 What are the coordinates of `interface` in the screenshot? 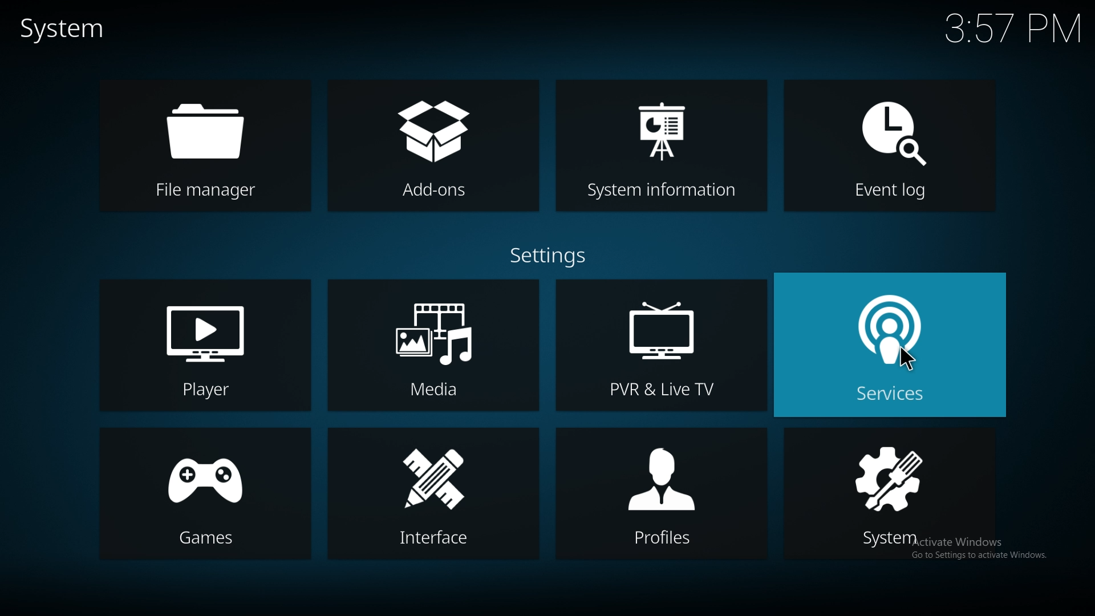 It's located at (431, 496).